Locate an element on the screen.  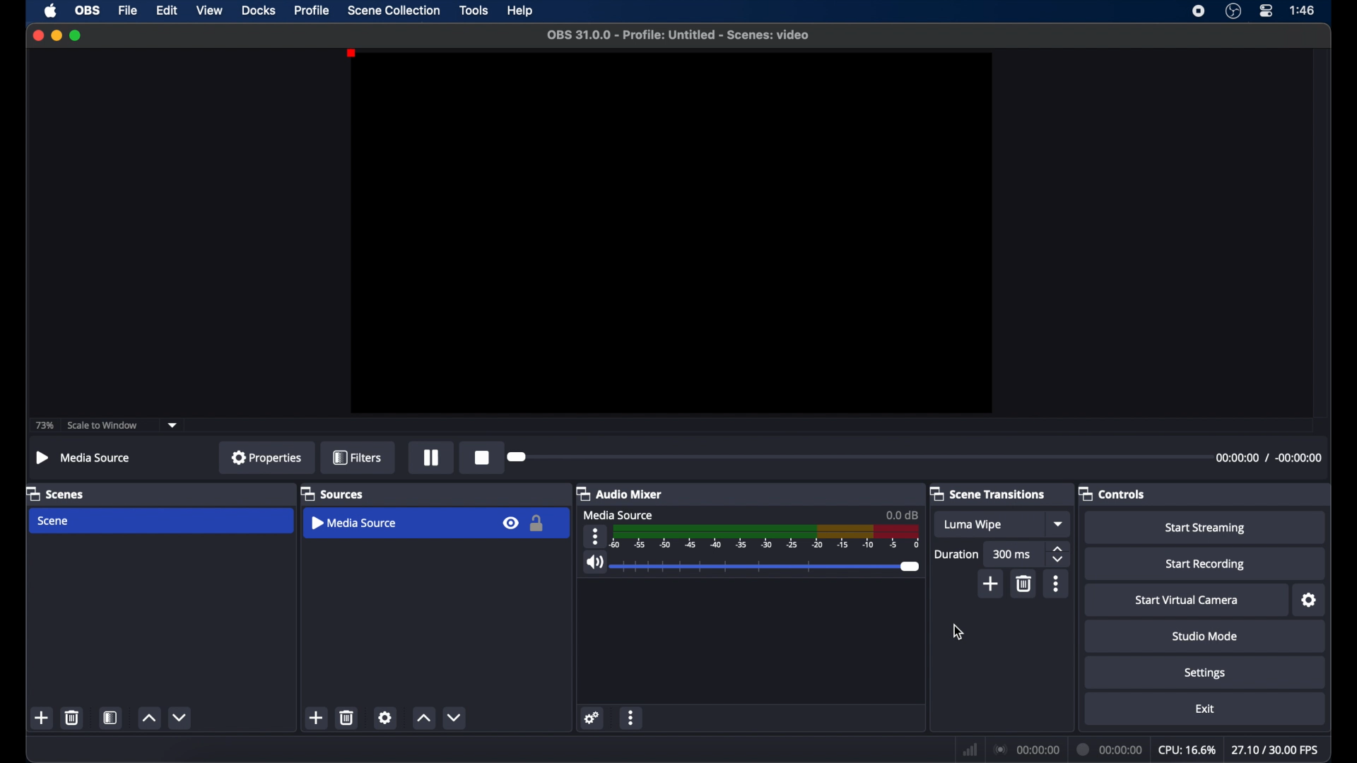
slider is located at coordinates (517, 457).